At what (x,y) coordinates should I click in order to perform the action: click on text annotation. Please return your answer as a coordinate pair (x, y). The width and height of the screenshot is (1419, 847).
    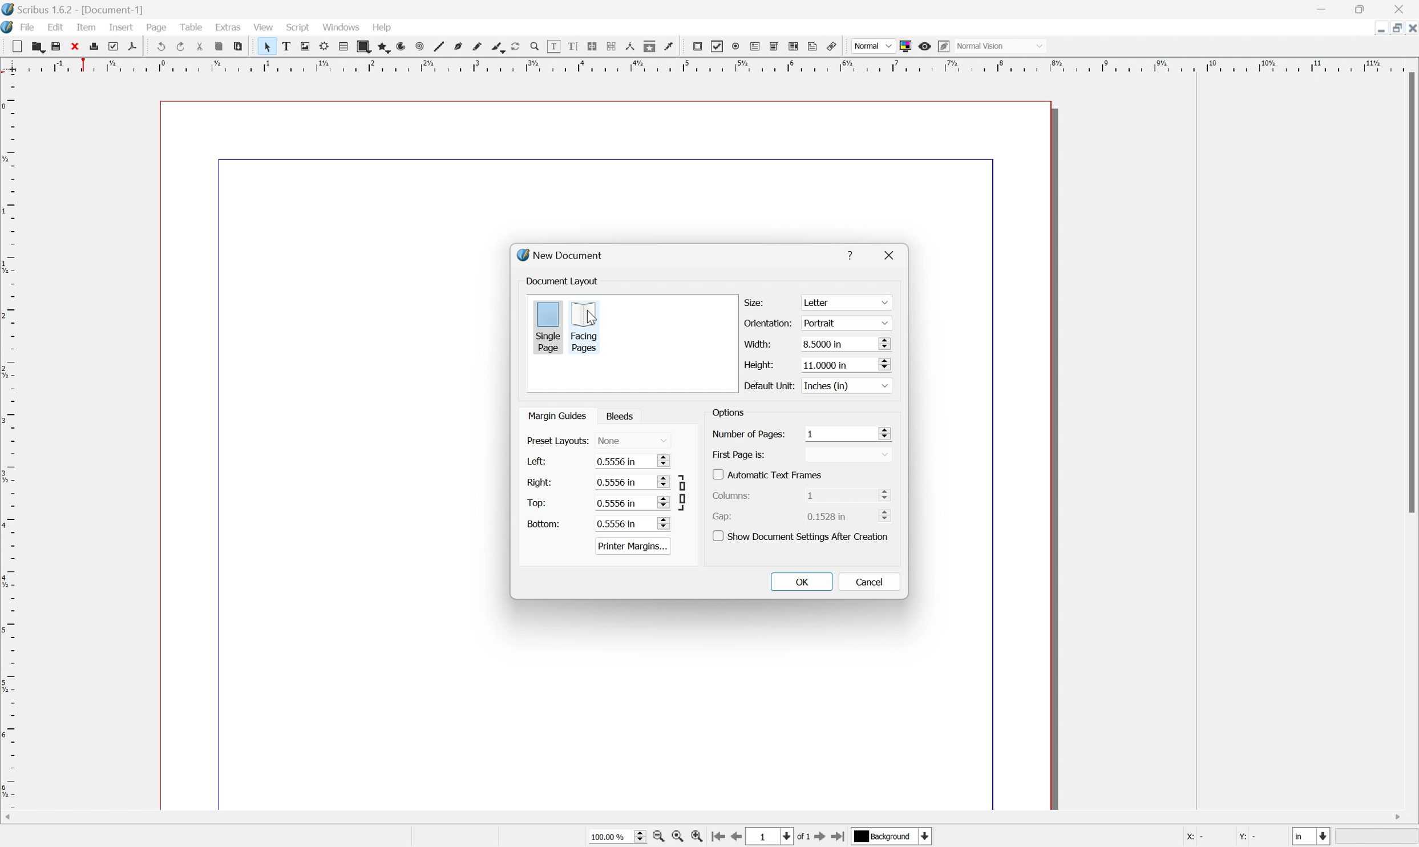
    Looking at the image, I should click on (814, 46).